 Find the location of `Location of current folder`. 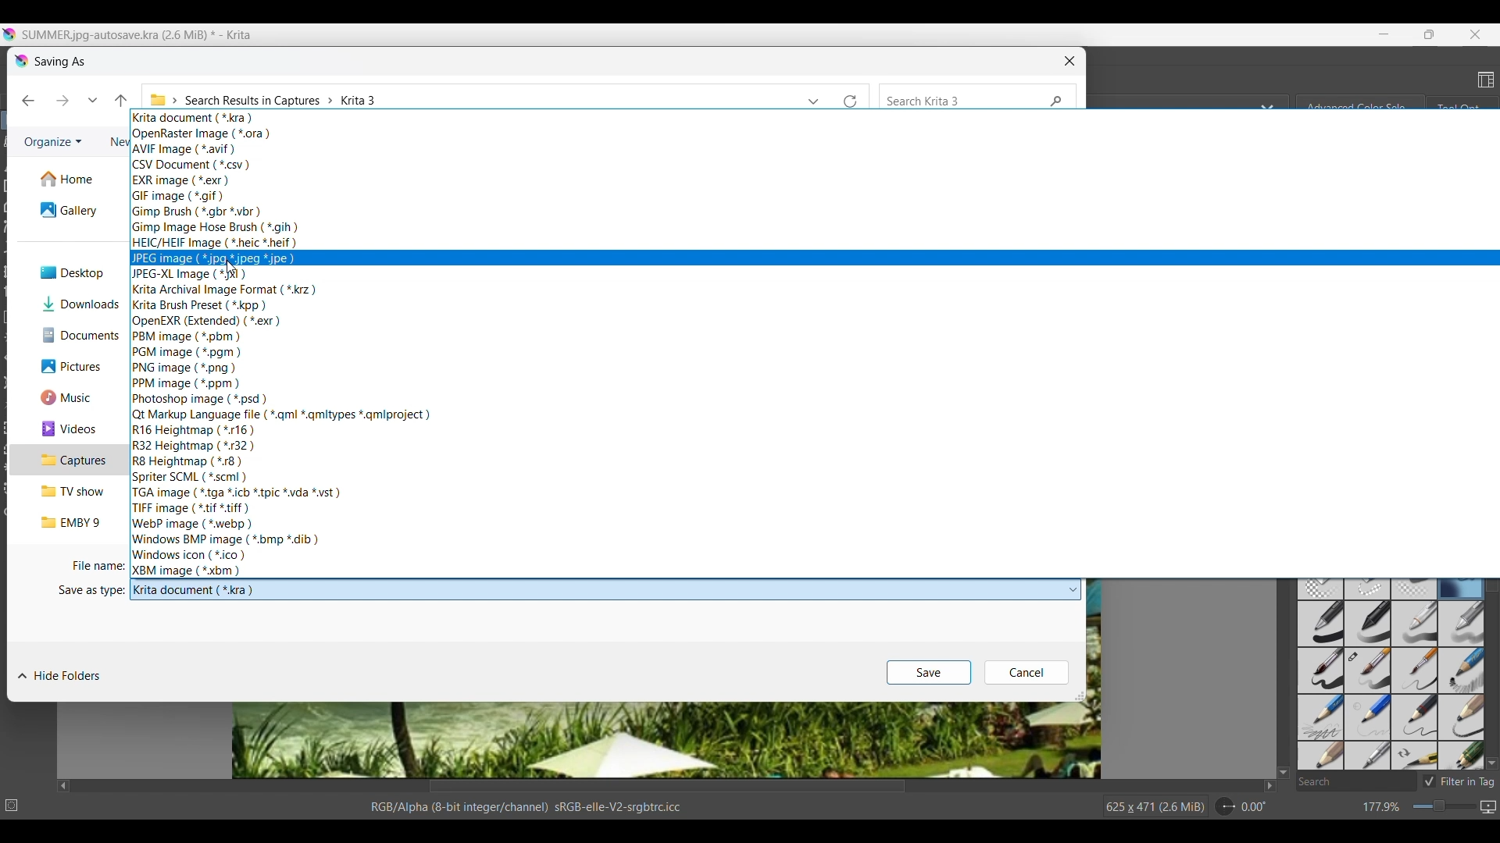

Location of current folder is located at coordinates (472, 97).